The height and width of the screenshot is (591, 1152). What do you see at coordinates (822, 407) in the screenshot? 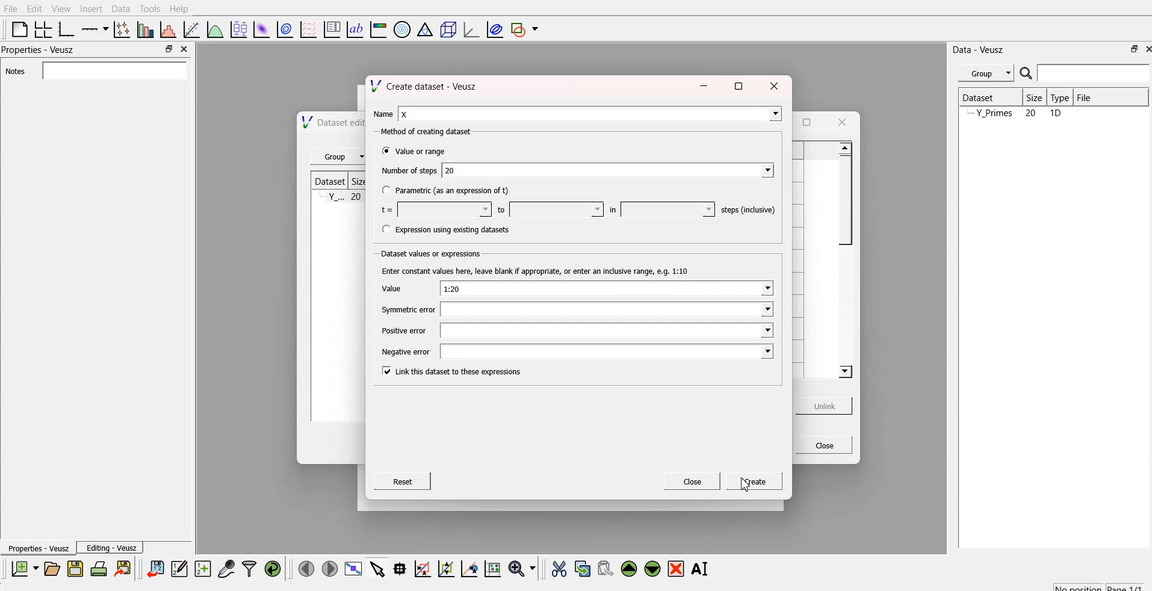
I see `unlink` at bounding box center [822, 407].